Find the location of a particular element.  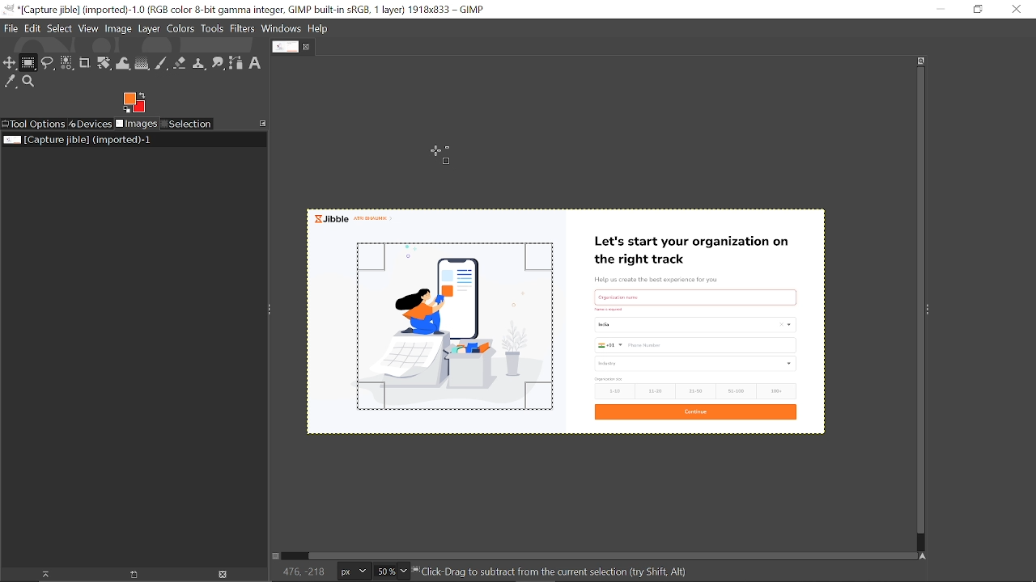

Sidebar menu is located at coordinates (932, 310).